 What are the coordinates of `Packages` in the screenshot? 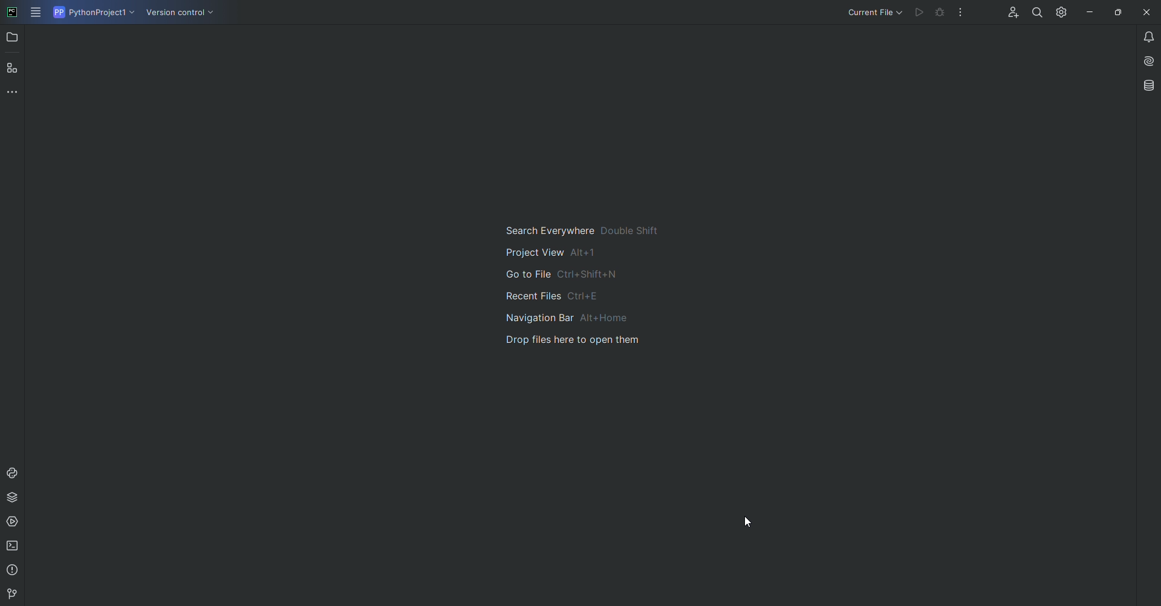 It's located at (15, 497).